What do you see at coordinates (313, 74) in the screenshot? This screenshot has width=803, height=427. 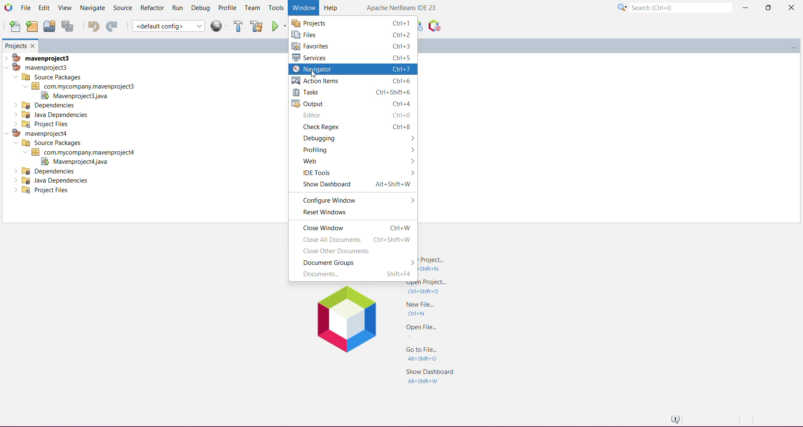 I see `cursor` at bounding box center [313, 74].